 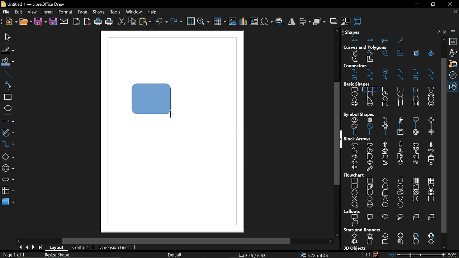 What do you see at coordinates (392, 239) in the screenshot?
I see `stars and banners` at bounding box center [392, 239].